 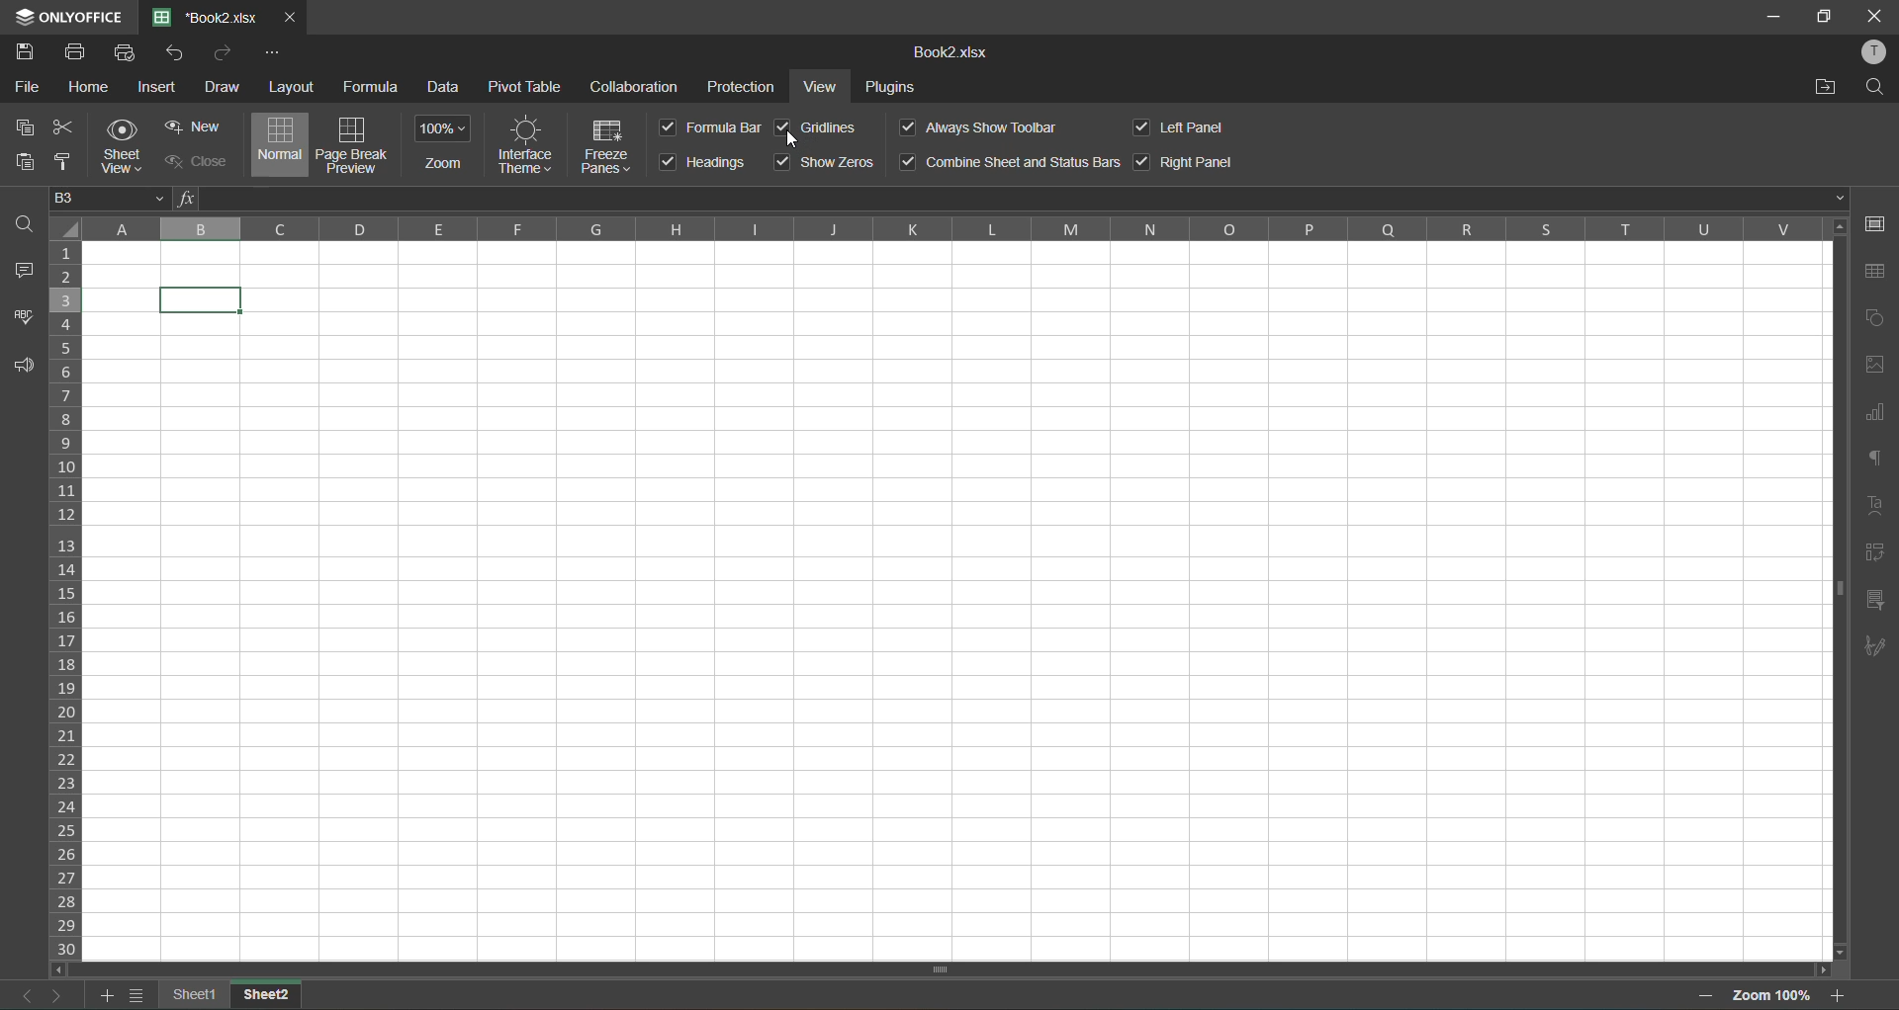 What do you see at coordinates (954, 54) in the screenshot?
I see `book2.xlsx` at bounding box center [954, 54].